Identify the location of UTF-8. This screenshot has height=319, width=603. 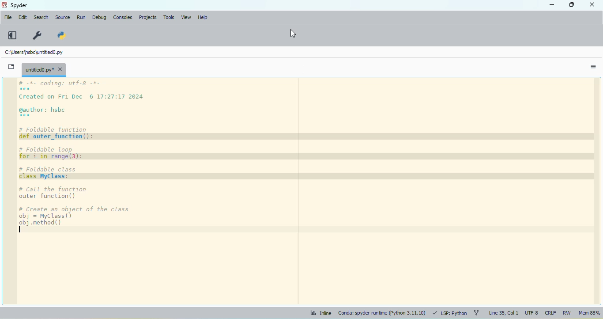
(532, 313).